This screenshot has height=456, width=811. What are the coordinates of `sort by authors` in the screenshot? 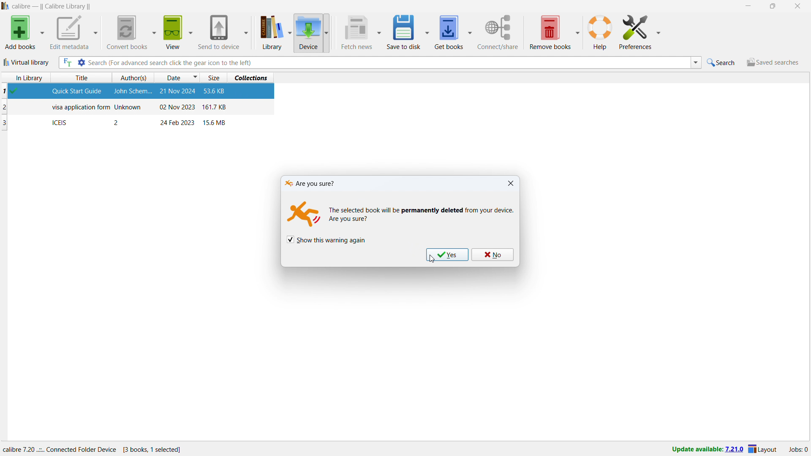 It's located at (133, 78).